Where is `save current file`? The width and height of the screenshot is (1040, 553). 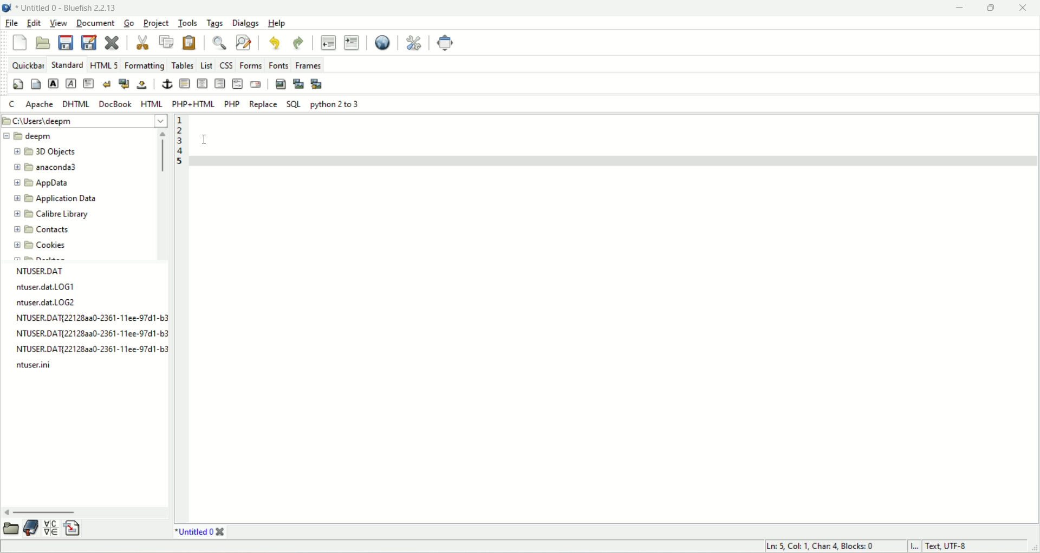 save current file is located at coordinates (66, 43).